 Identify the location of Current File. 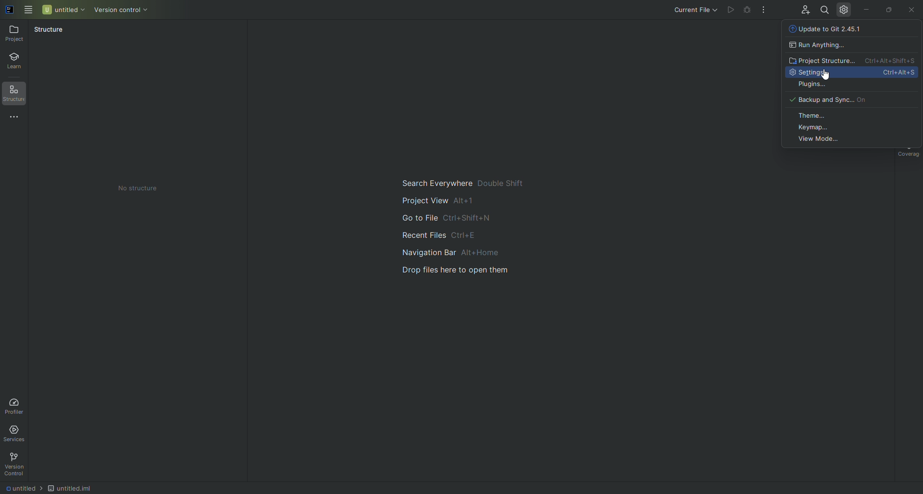
(697, 11).